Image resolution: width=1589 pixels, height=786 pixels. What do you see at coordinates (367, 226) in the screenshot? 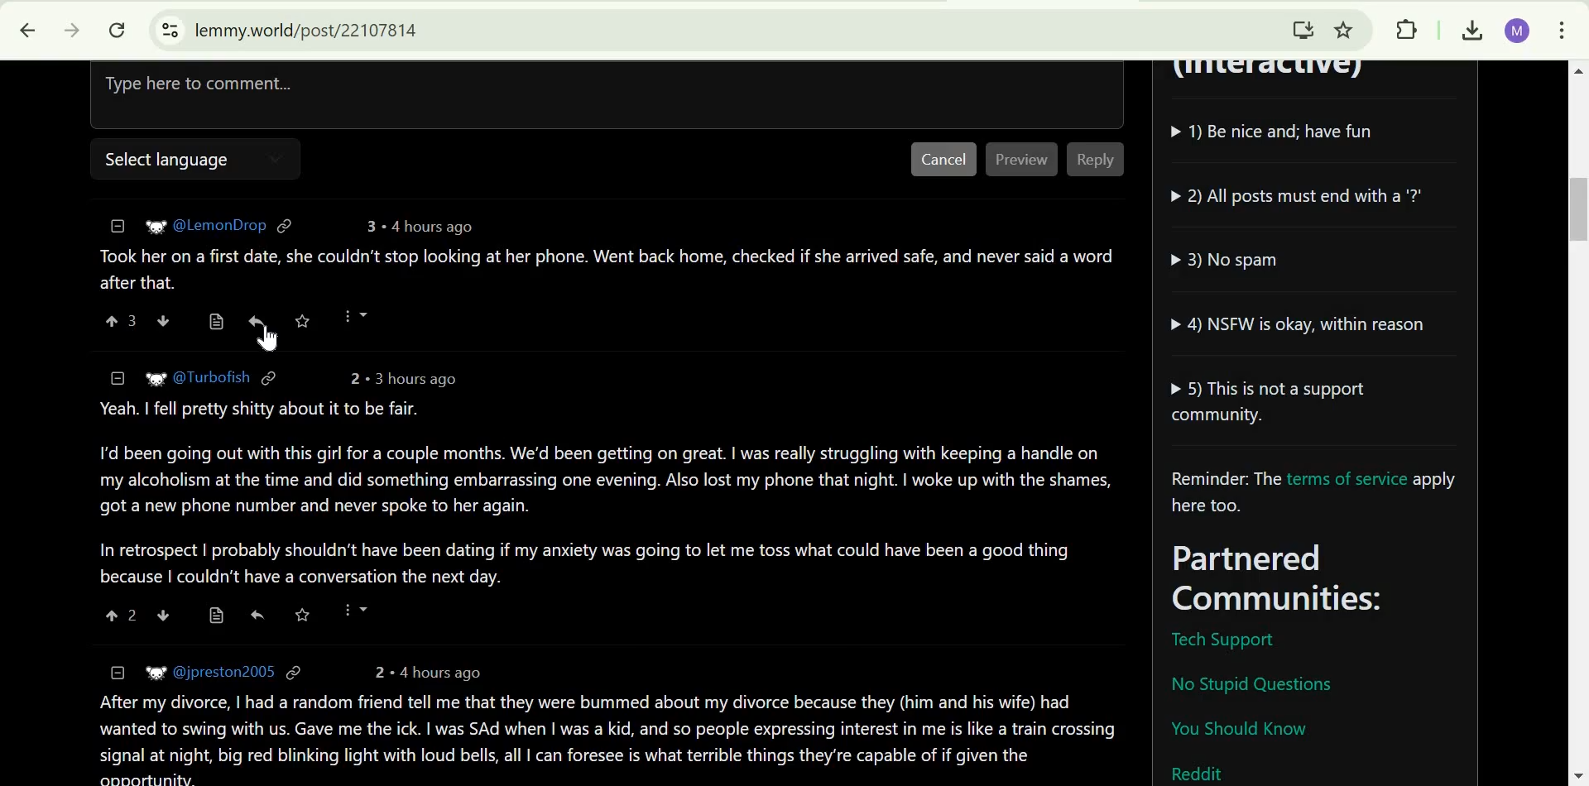
I see `3 points` at bounding box center [367, 226].